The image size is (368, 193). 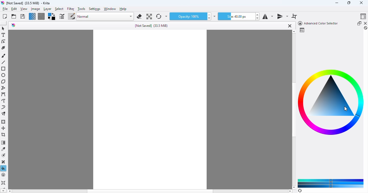 I want to click on set eraser mode, so click(x=139, y=16).